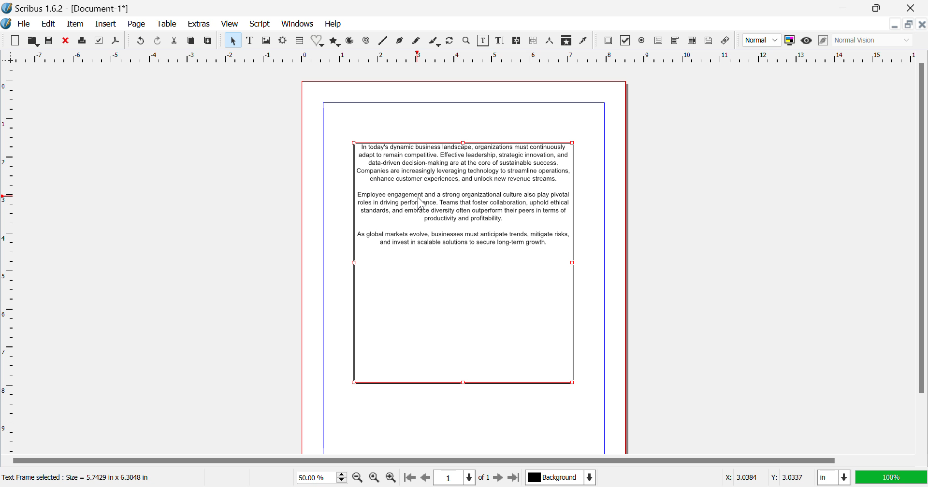 The image size is (928, 487). What do you see at coordinates (34, 40) in the screenshot?
I see `Open to` at bounding box center [34, 40].